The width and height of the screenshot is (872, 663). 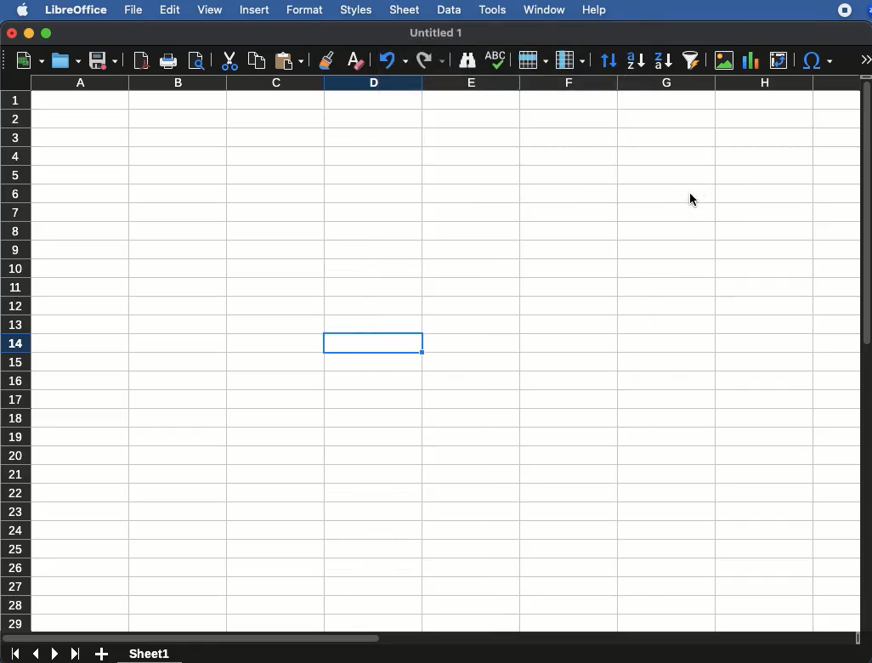 What do you see at coordinates (354, 58) in the screenshot?
I see `clear formatting` at bounding box center [354, 58].